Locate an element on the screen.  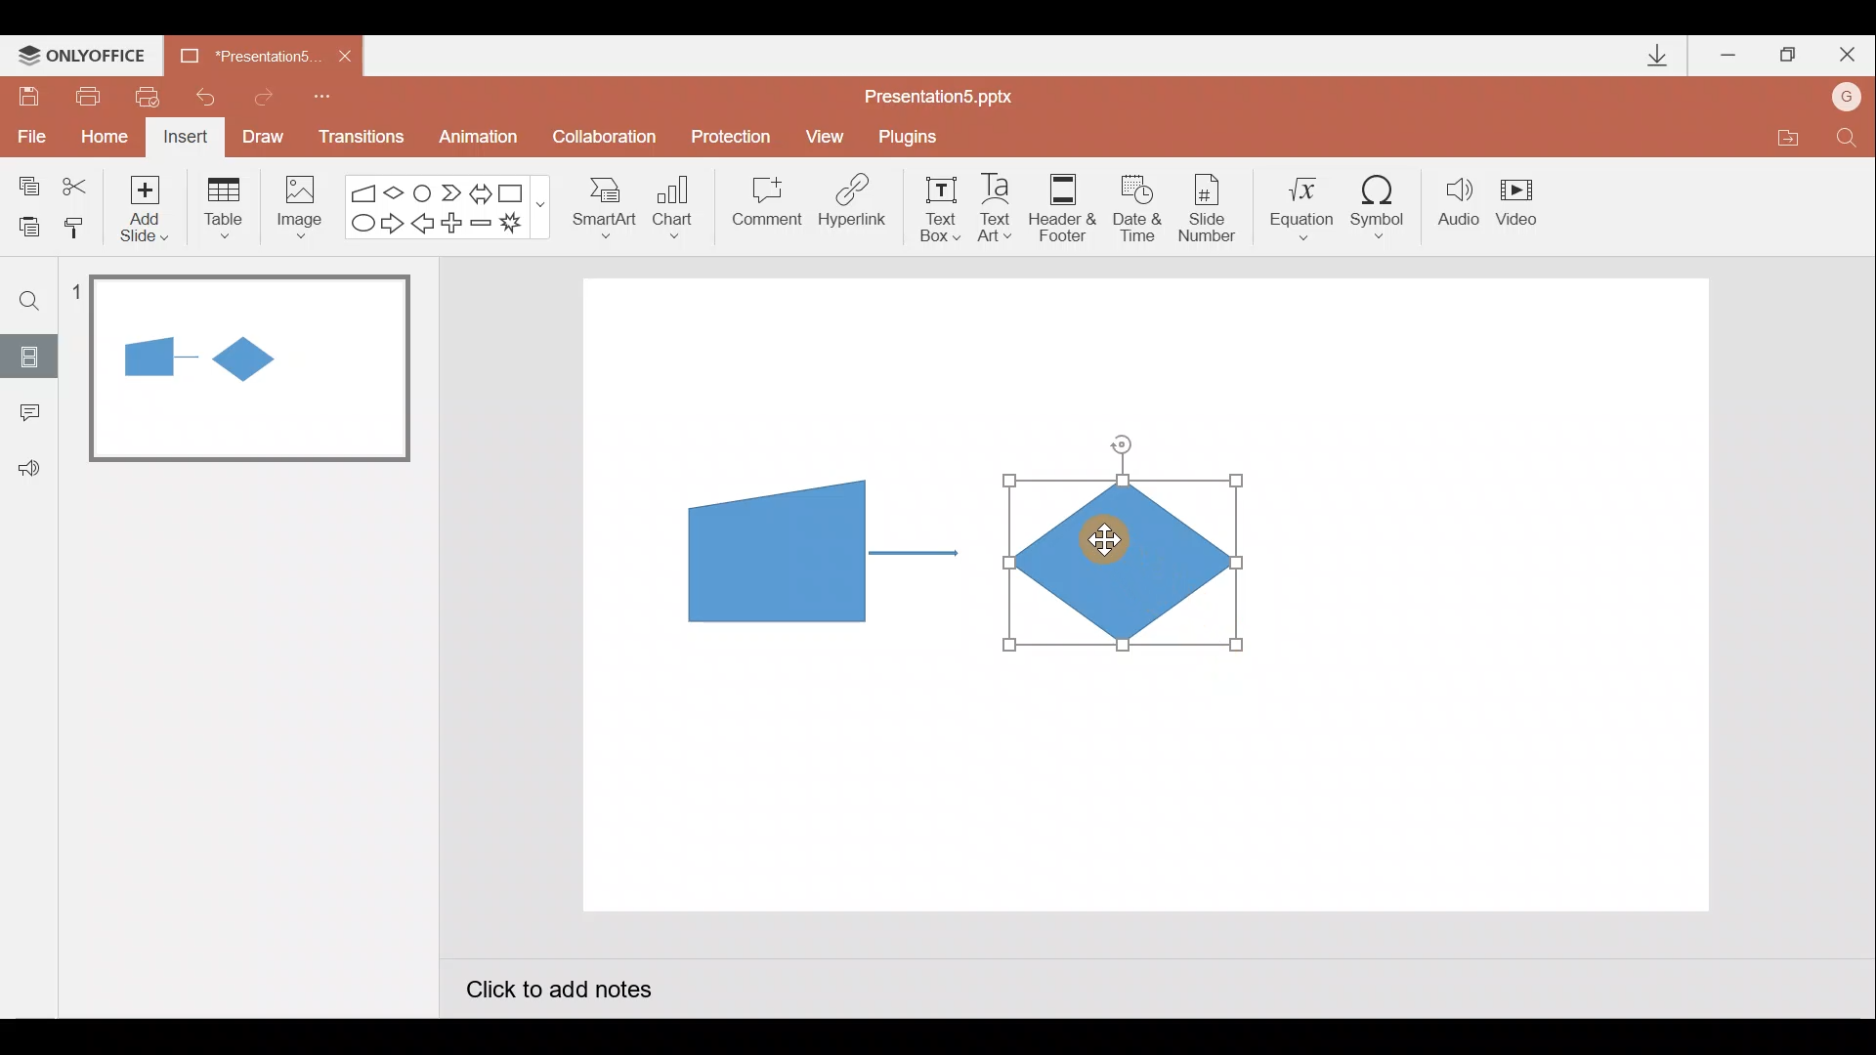
Chart is located at coordinates (673, 203).